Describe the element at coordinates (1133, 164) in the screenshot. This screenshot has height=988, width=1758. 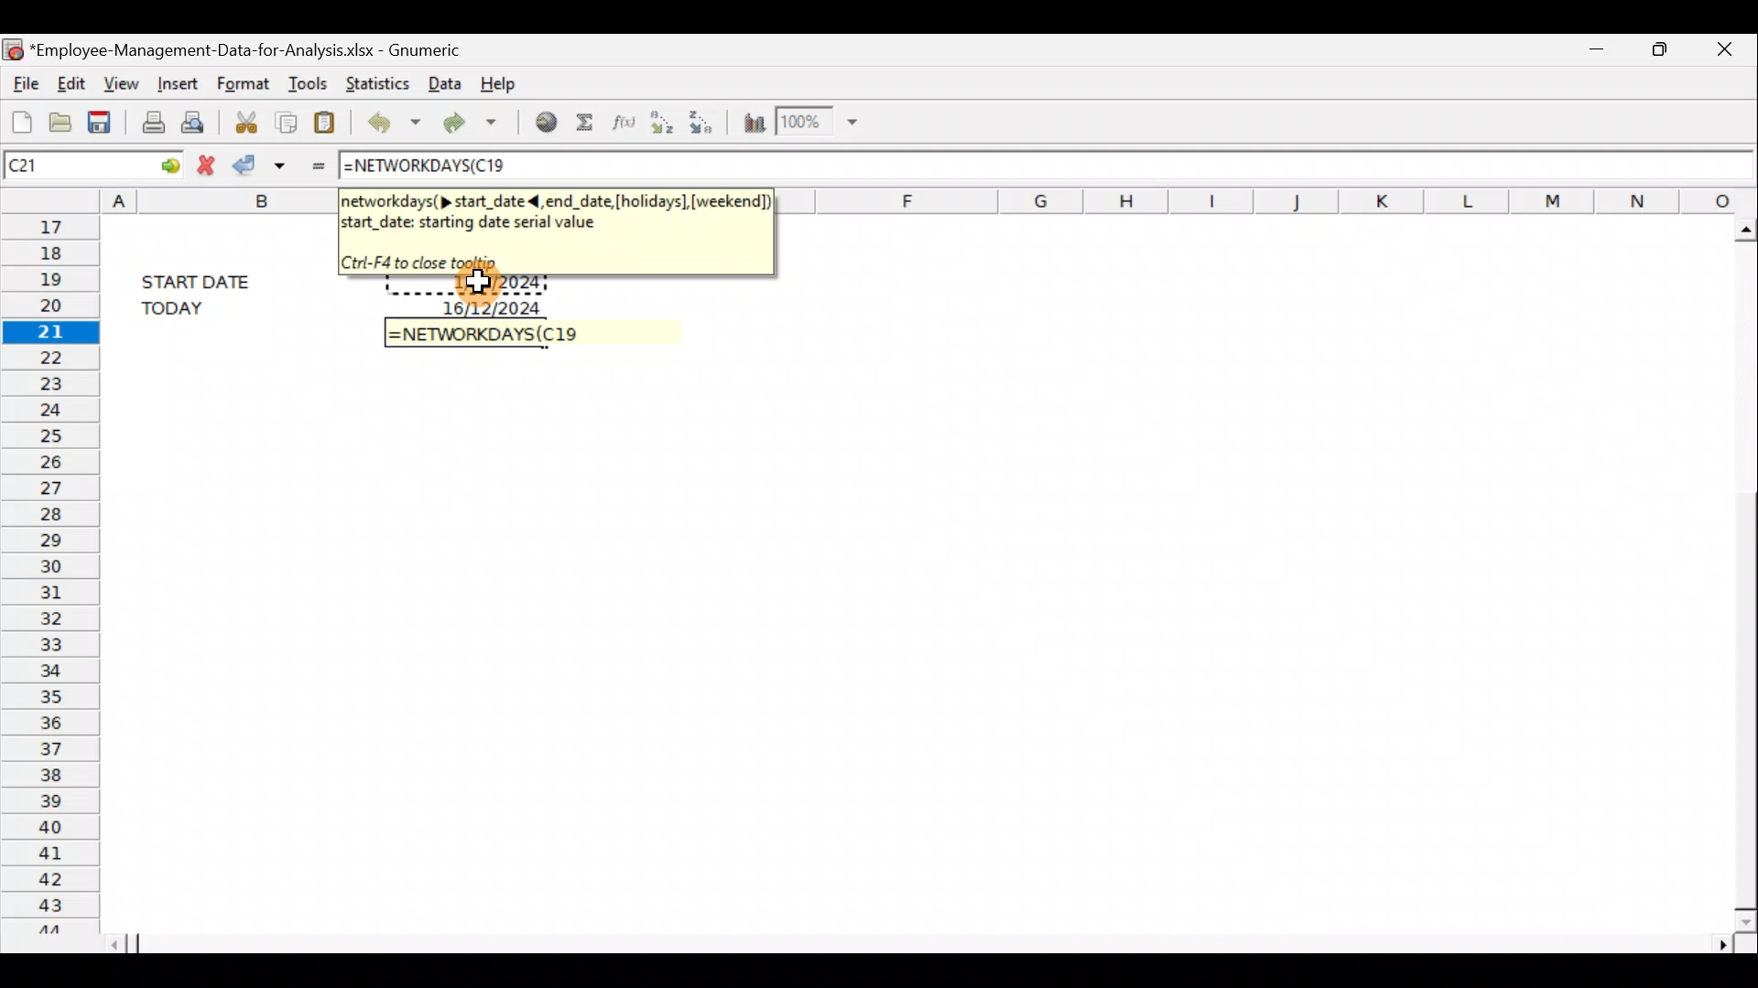
I see `Formula bar` at that location.